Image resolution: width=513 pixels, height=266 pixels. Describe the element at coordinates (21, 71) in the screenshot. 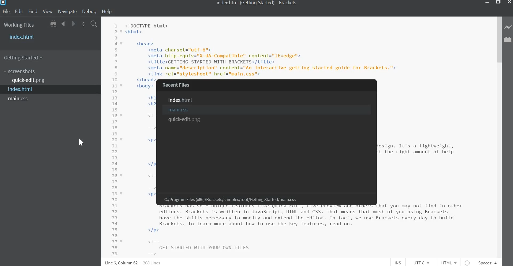

I see `Screenshots` at that location.